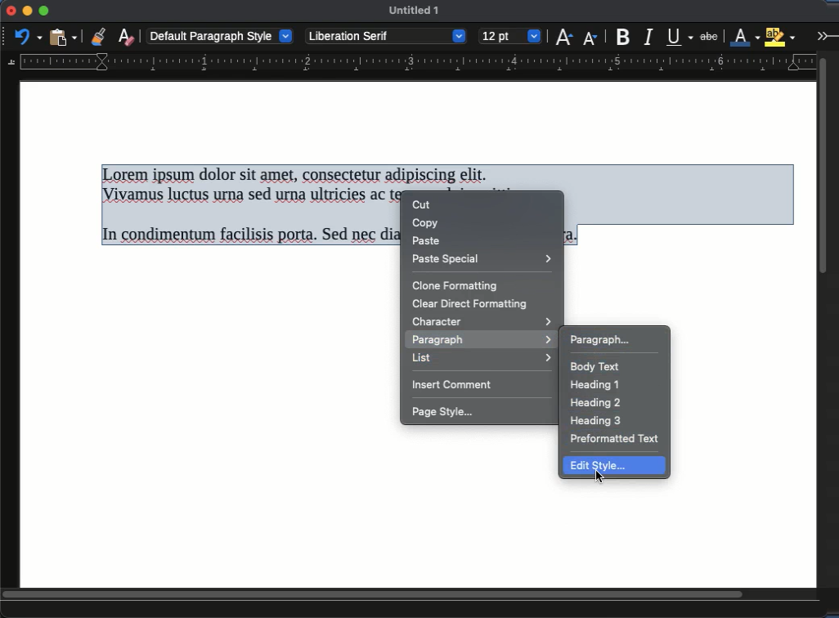 The image size is (839, 618). I want to click on paste, so click(427, 241).